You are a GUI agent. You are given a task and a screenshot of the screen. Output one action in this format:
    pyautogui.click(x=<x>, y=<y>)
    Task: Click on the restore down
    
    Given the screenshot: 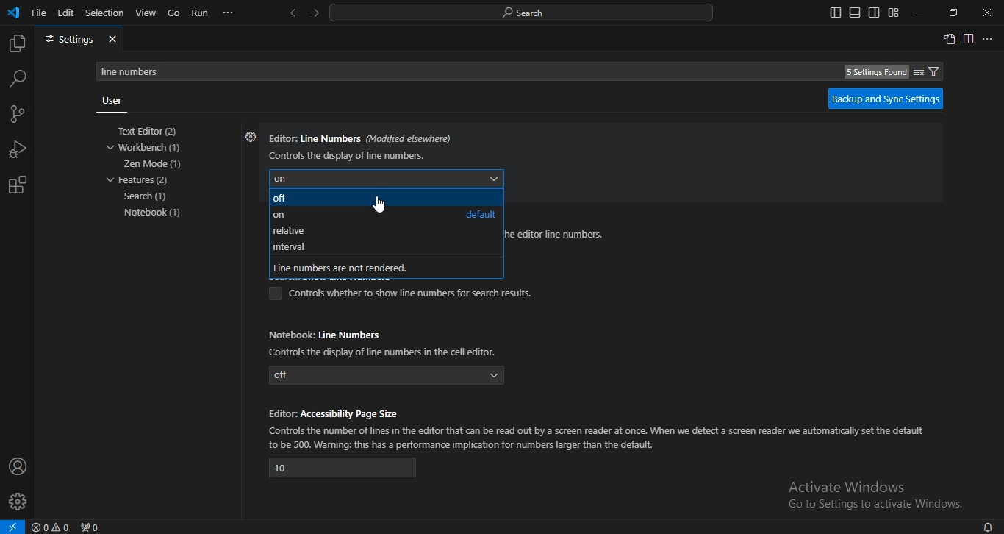 What is the action you would take?
    pyautogui.click(x=953, y=13)
    